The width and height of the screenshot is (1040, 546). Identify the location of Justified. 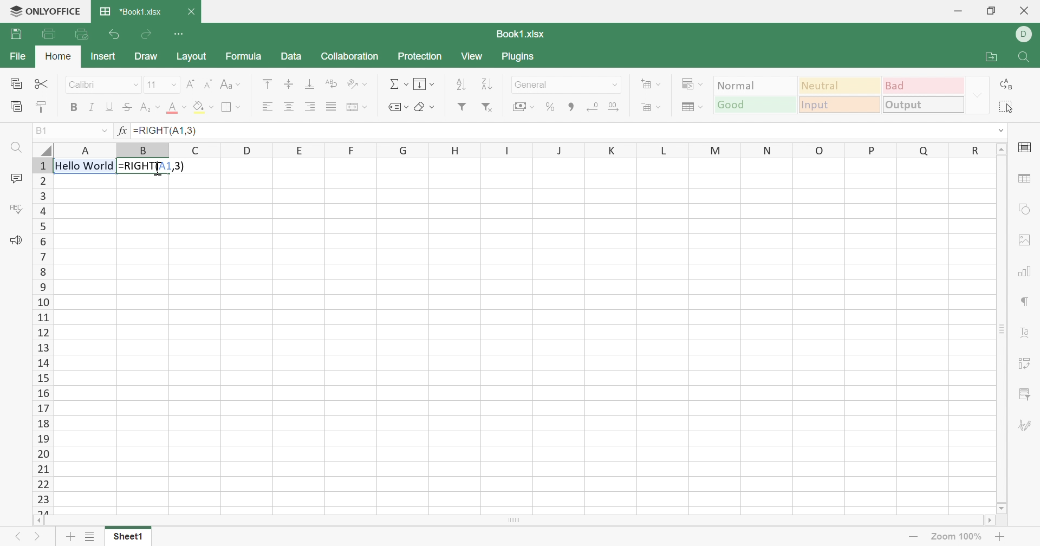
(331, 107).